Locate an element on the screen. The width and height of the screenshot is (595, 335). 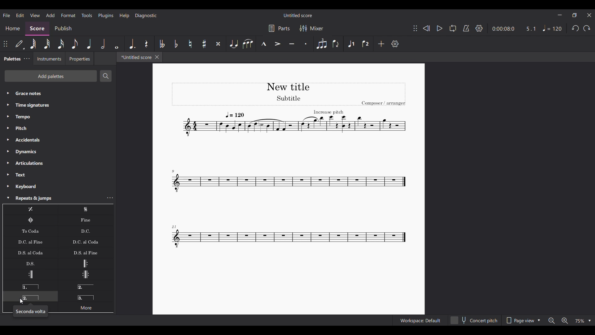
Palette settings is located at coordinates (27, 59).